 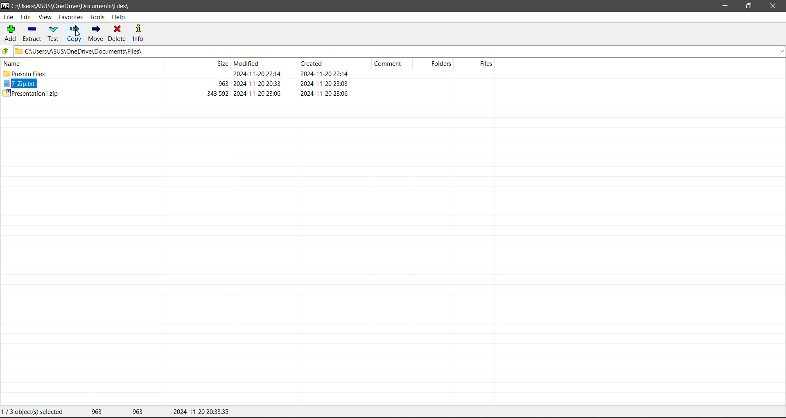 What do you see at coordinates (399, 51) in the screenshot?
I see `Current Folder Path` at bounding box center [399, 51].